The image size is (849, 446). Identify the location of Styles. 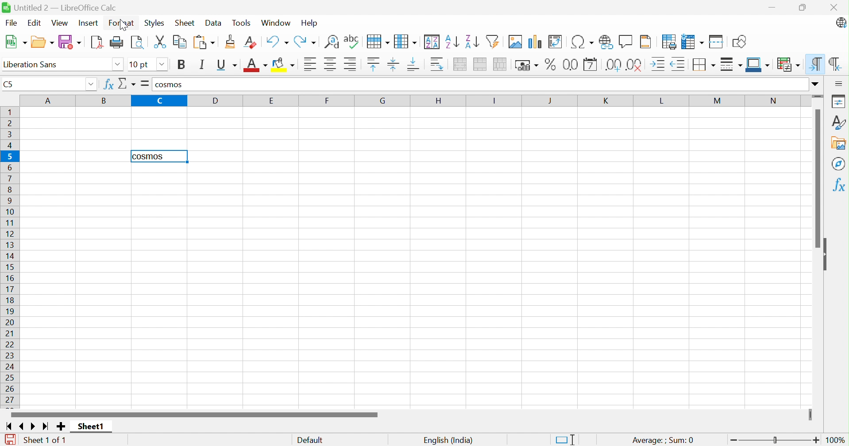
(839, 122).